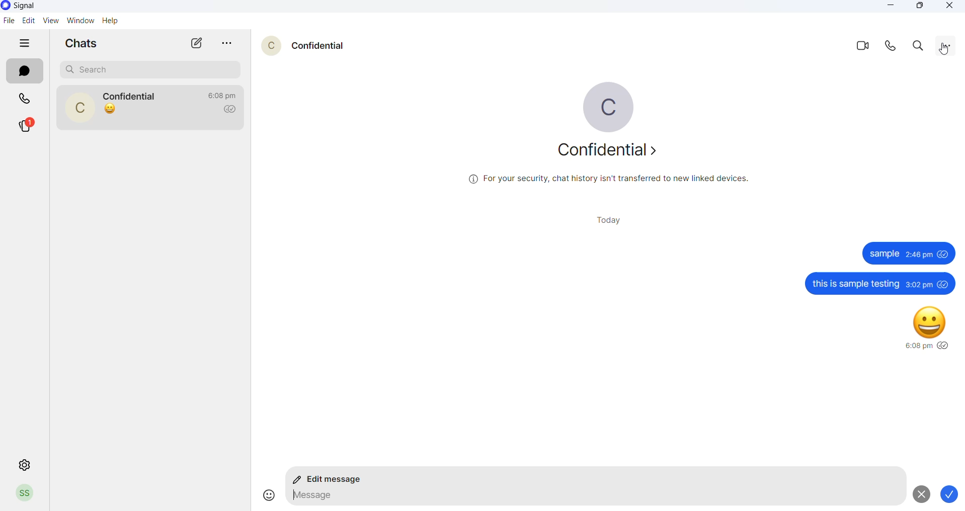  I want to click on application name and logo, so click(32, 6).